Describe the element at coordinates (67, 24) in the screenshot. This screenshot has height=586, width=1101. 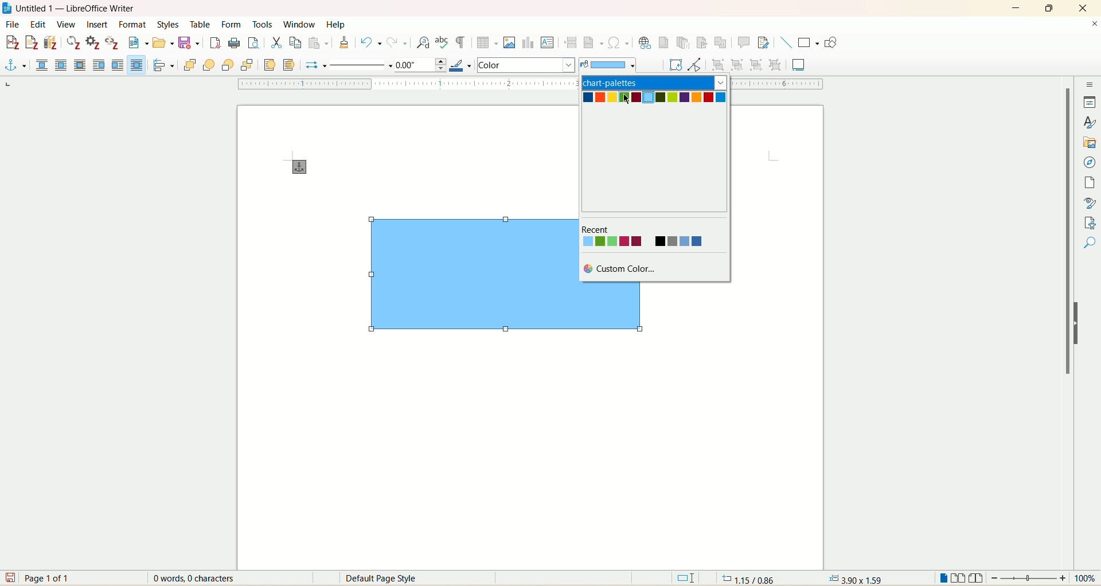
I see `view` at that location.